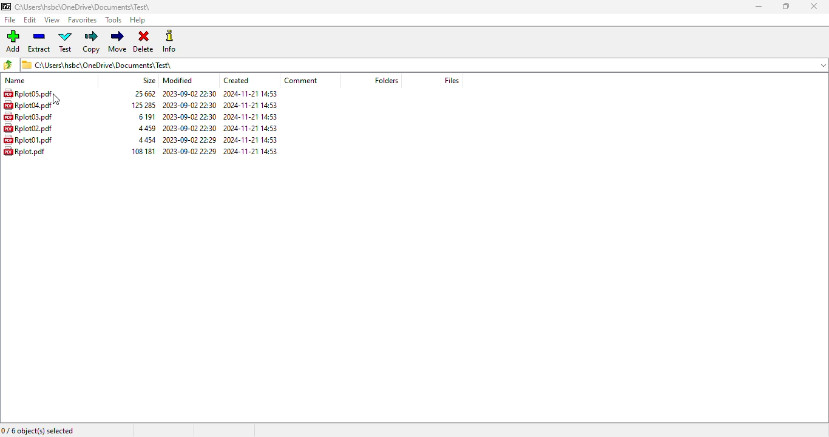 The width and height of the screenshot is (829, 437). What do you see at coordinates (190, 140) in the screenshot?
I see `modified date & time` at bounding box center [190, 140].